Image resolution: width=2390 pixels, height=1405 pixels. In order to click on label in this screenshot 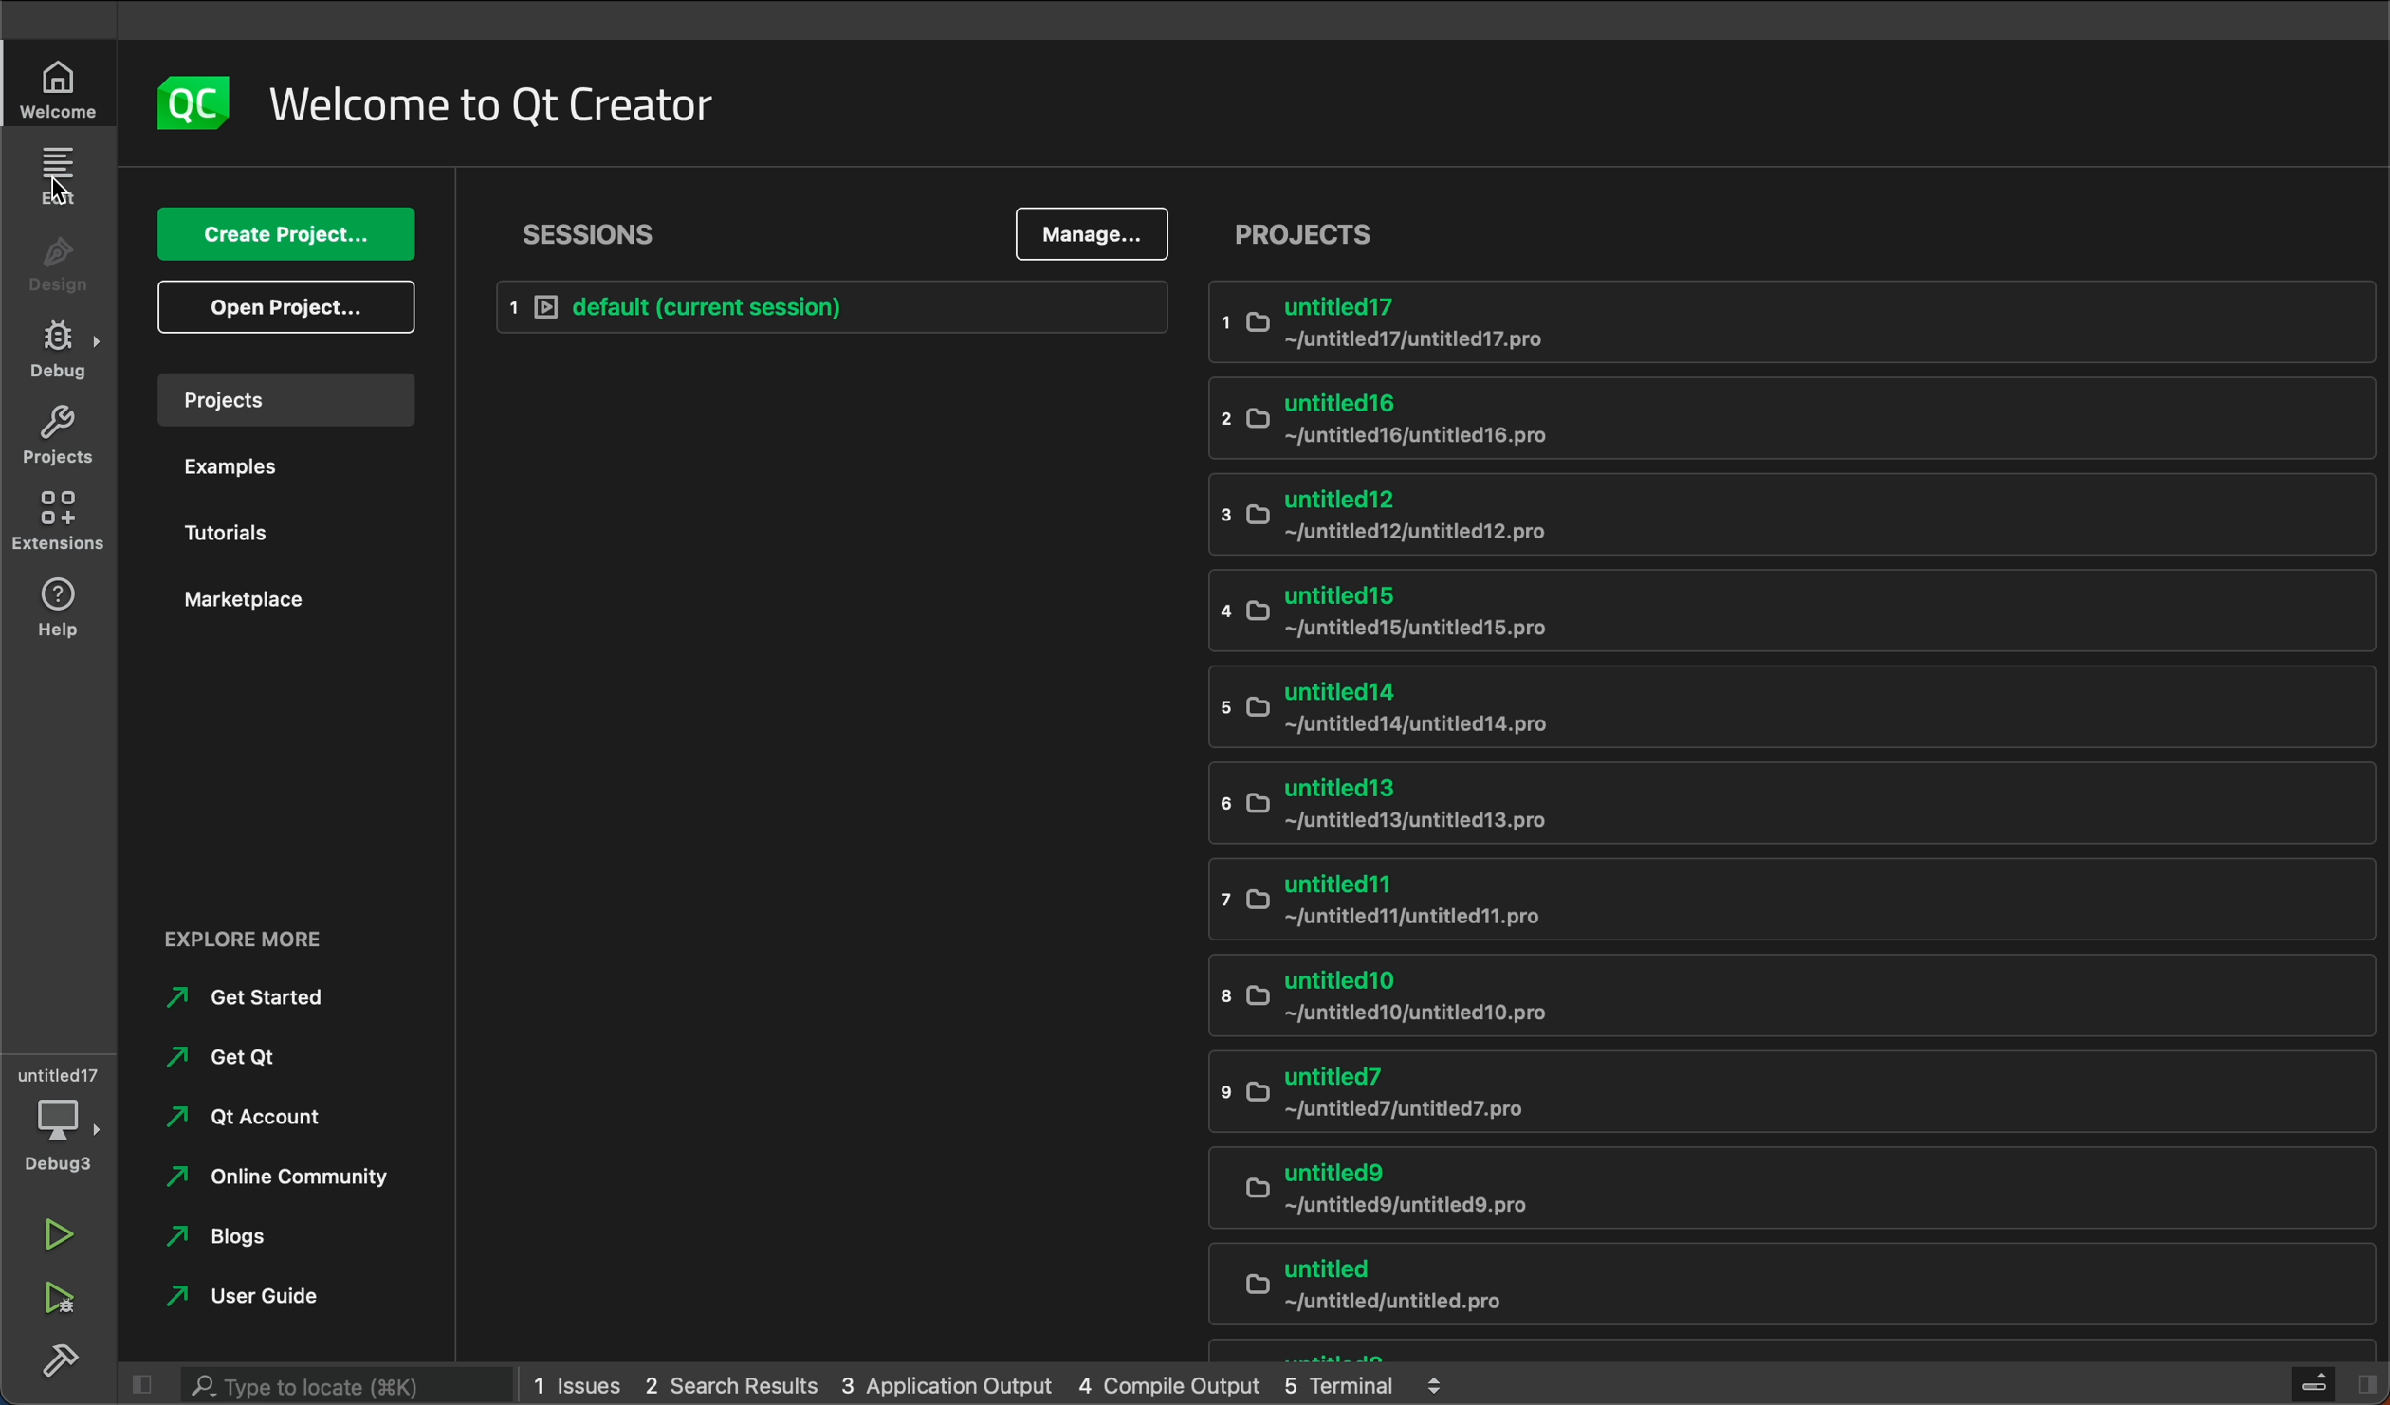, I will do `click(509, 105)`.